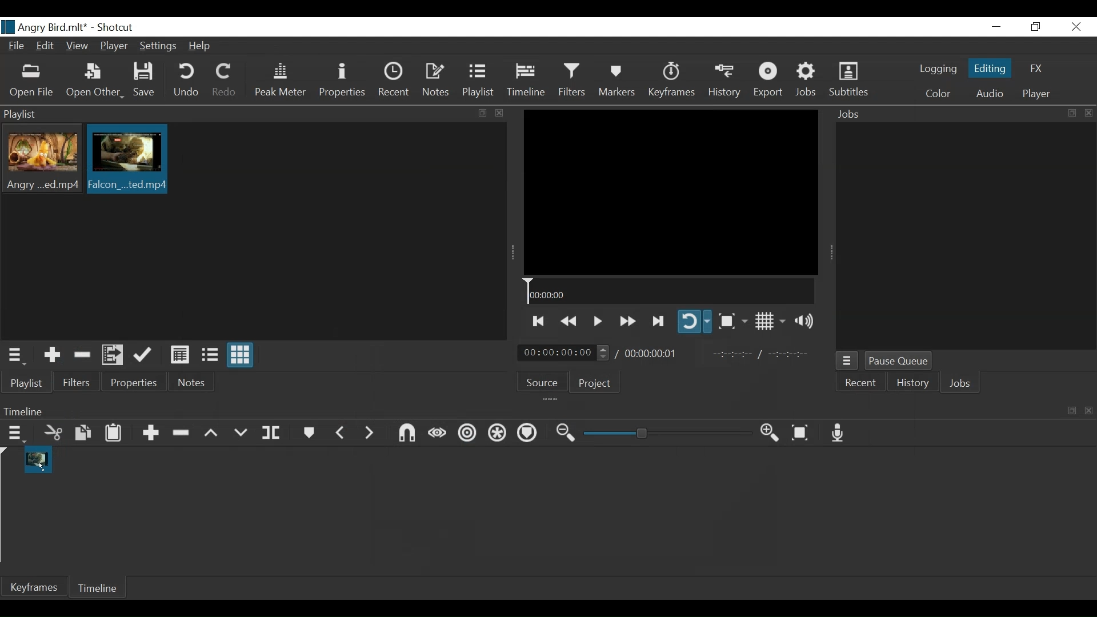 The image size is (1097, 617). Describe the element at coordinates (527, 434) in the screenshot. I see `Ripple all tracks` at that location.